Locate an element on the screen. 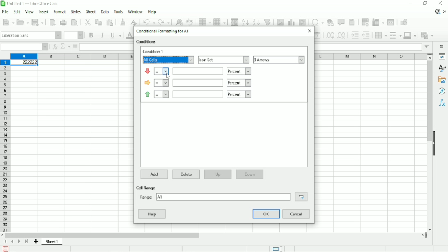 The image size is (448, 252). Standard selection is located at coordinates (277, 248).